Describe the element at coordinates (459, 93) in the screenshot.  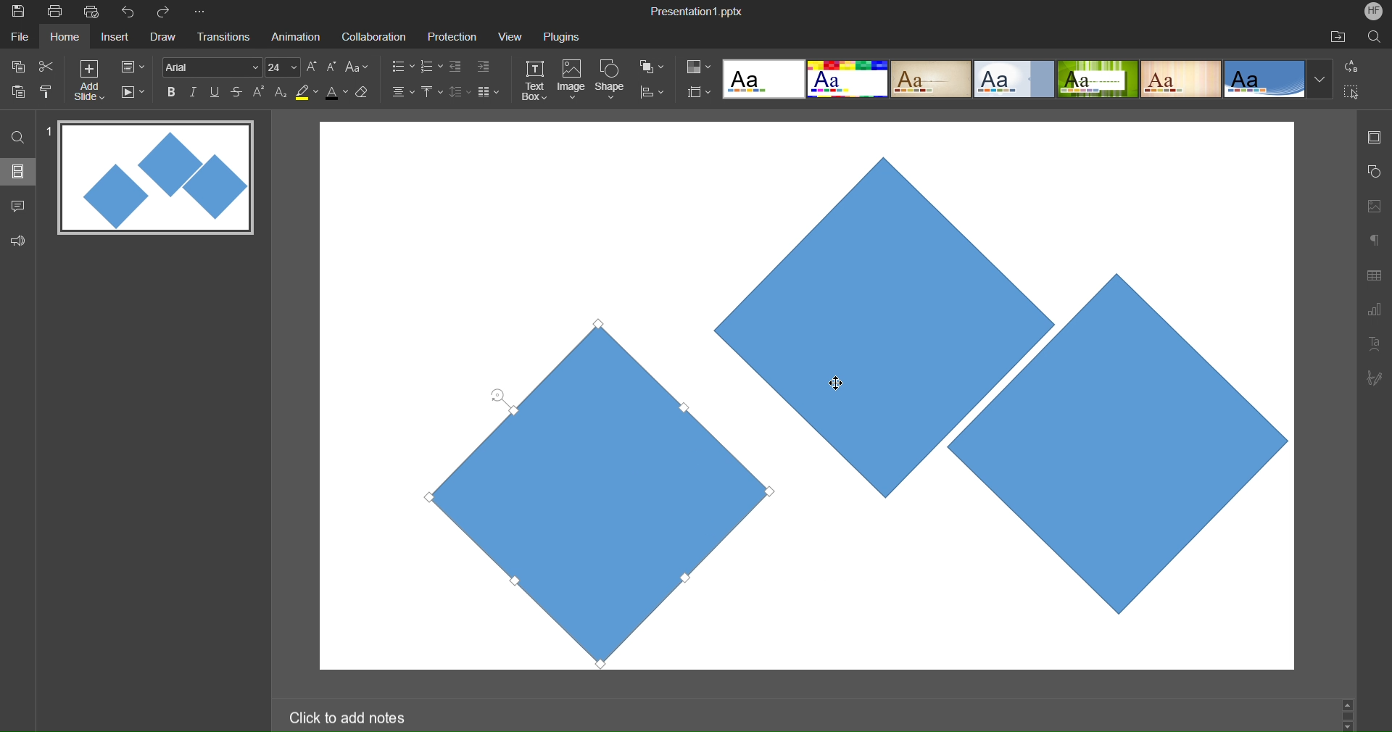
I see `Line Spacing` at that location.